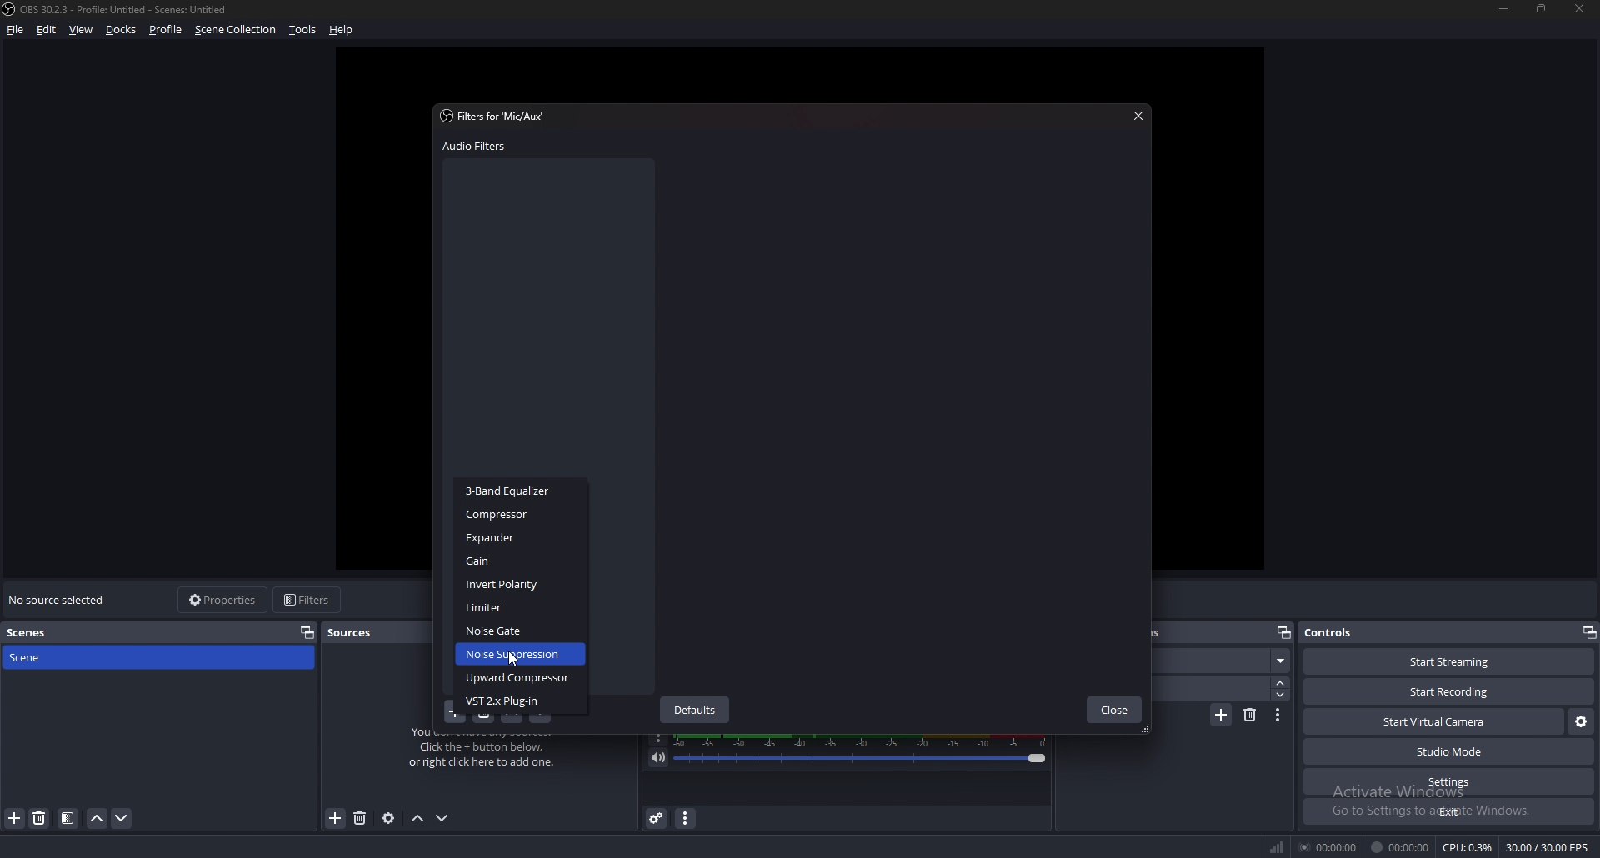 The image size is (1600, 858). I want to click on cursor, so click(510, 658).